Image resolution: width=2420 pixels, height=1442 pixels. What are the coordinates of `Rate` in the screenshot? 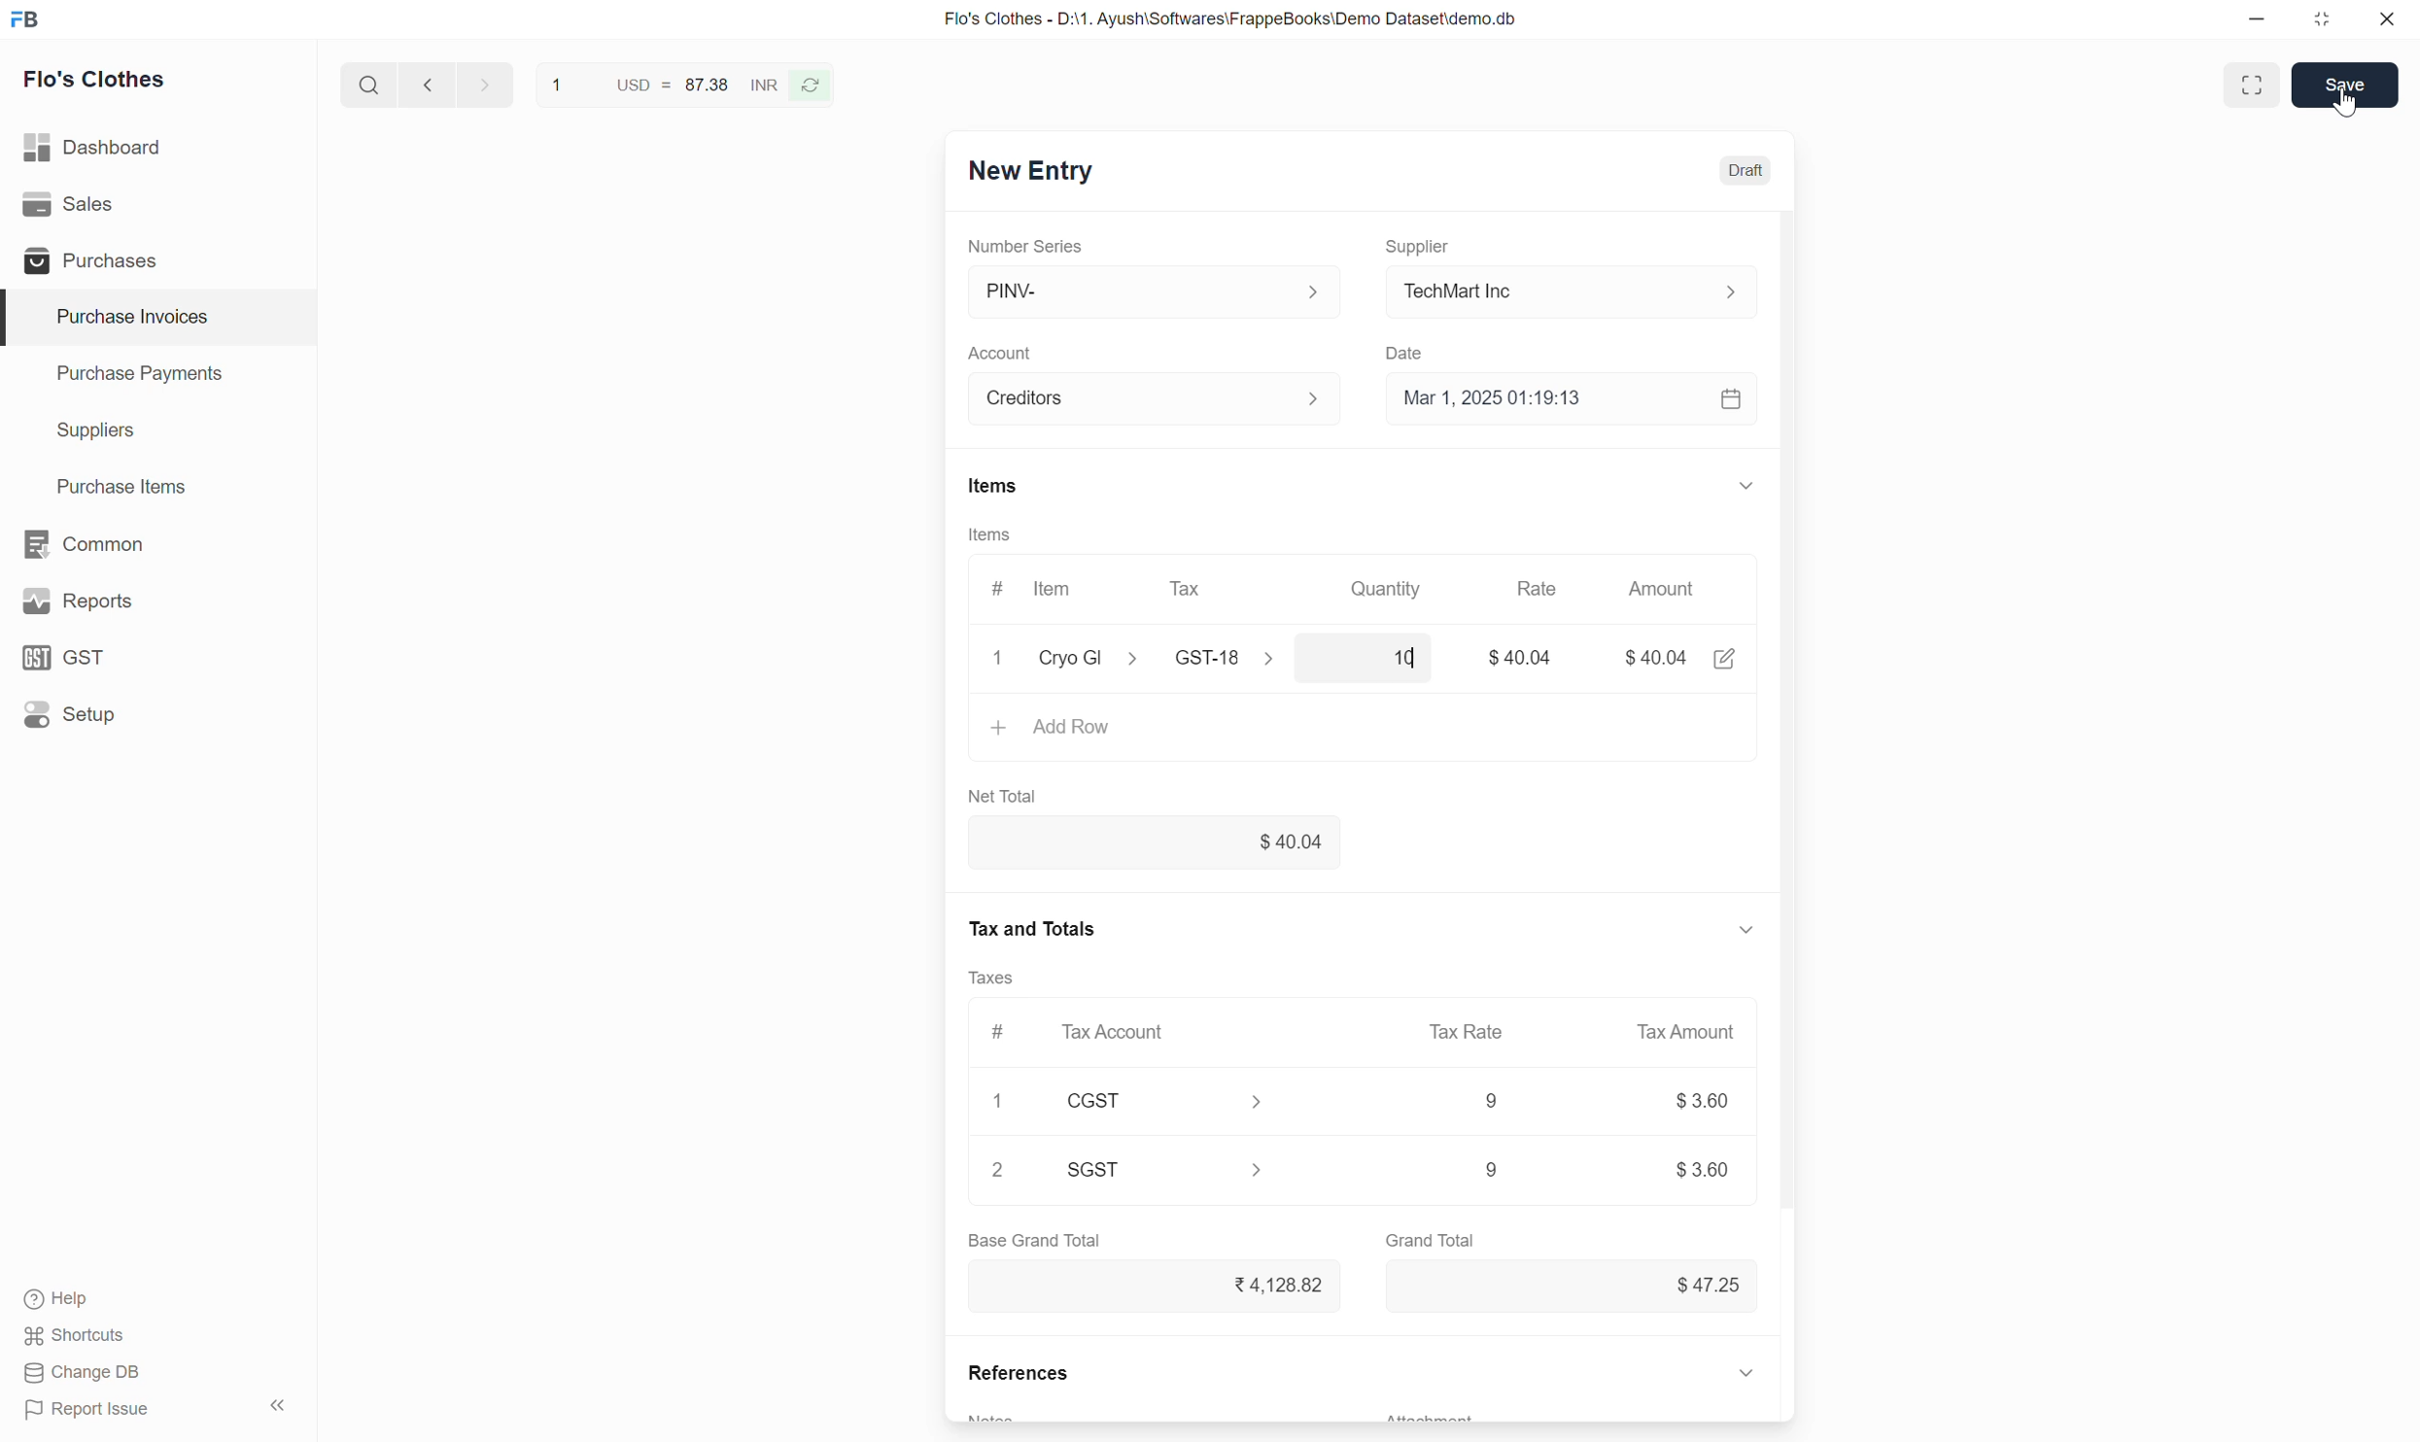 It's located at (1550, 587).